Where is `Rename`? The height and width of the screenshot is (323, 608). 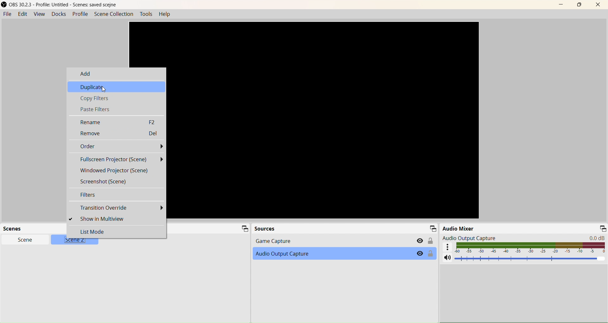
Rename is located at coordinates (115, 123).